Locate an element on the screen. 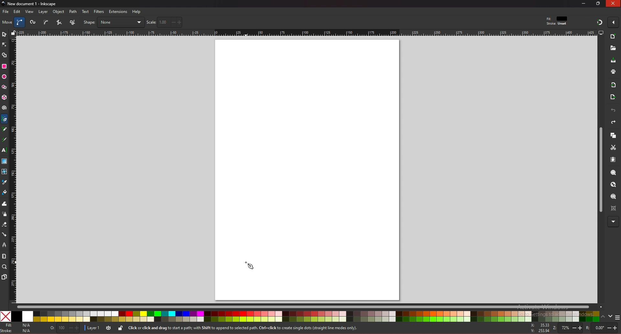  eraser is located at coordinates (4, 224).